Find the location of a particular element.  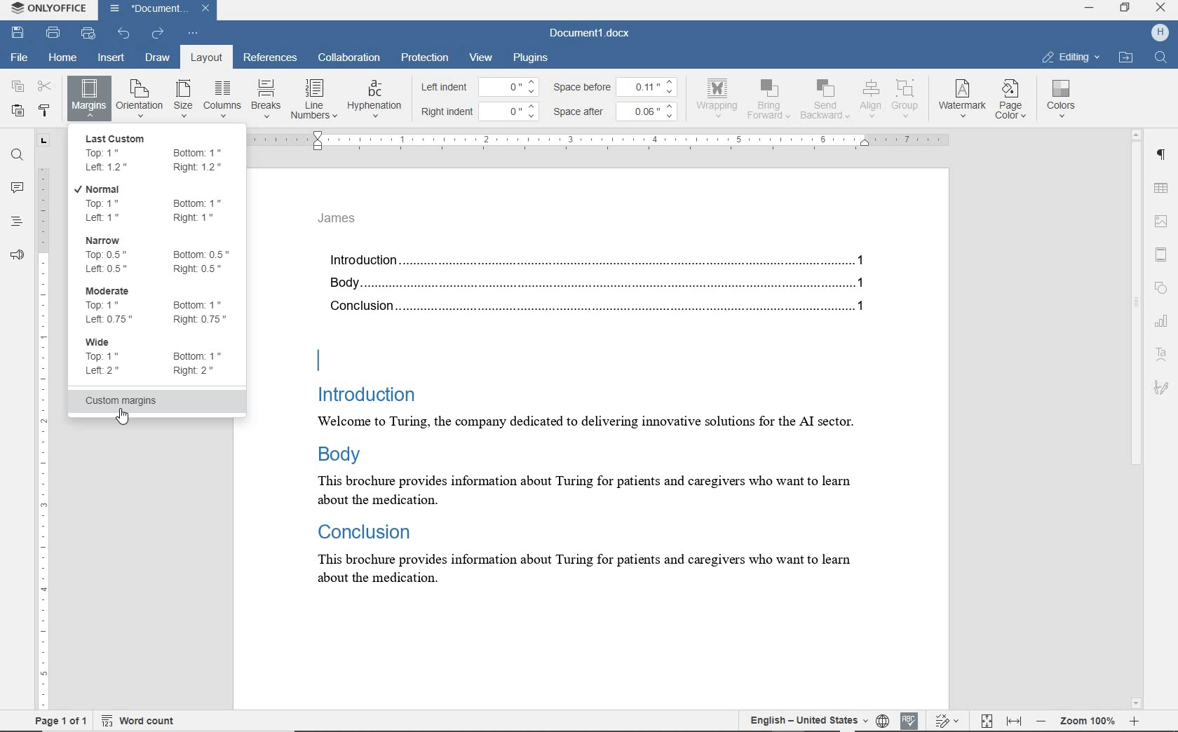

image is located at coordinates (1163, 219).